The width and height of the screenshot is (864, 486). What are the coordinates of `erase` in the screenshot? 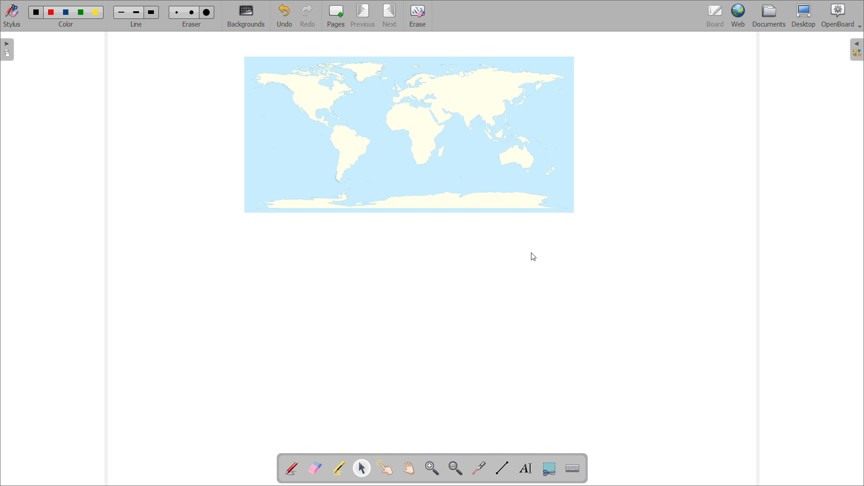 It's located at (418, 16).